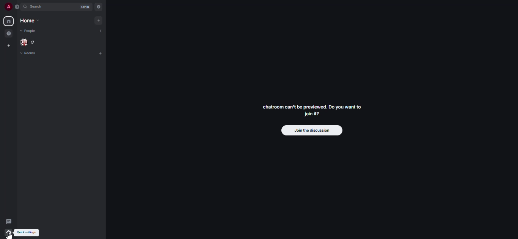 Image resolution: width=518 pixels, height=239 pixels. Describe the element at coordinates (84, 7) in the screenshot. I see `ctrl K` at that location.